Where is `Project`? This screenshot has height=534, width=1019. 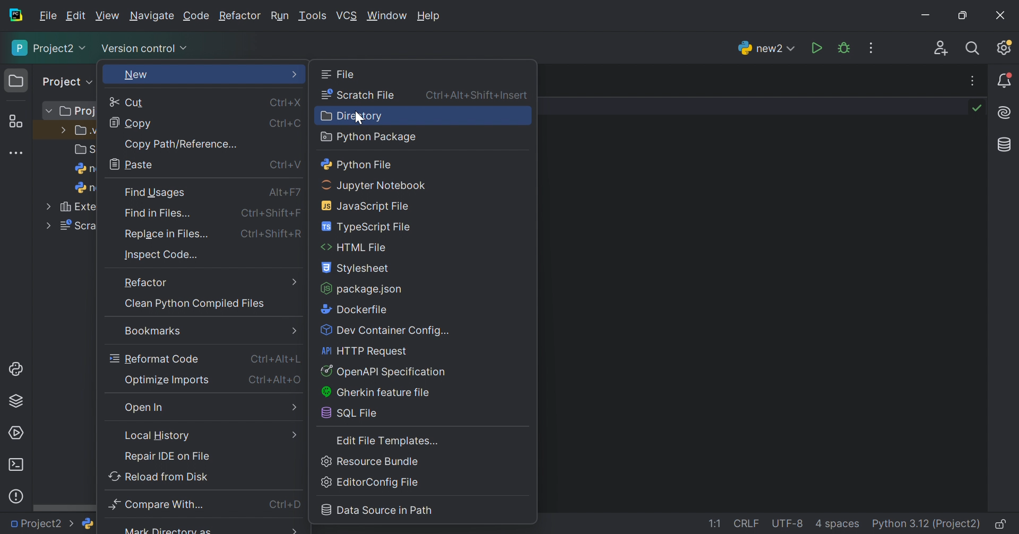 Project is located at coordinates (64, 82).